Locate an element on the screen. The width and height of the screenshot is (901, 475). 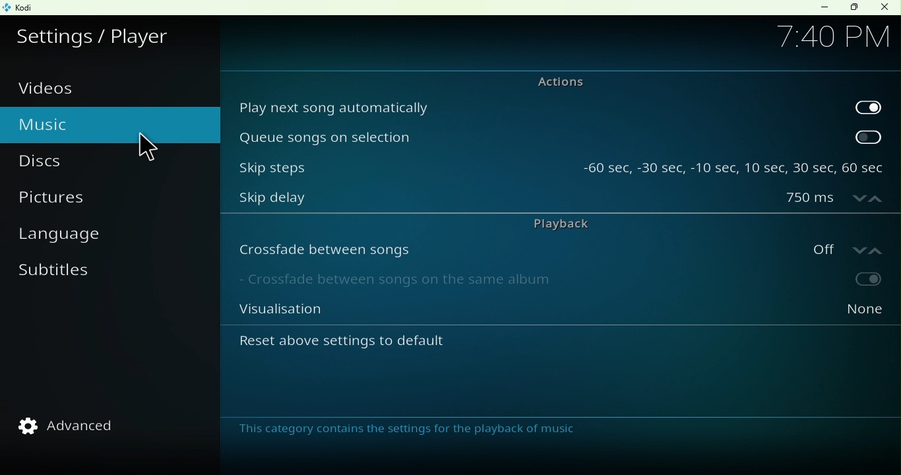
Visualization is located at coordinates (503, 313).